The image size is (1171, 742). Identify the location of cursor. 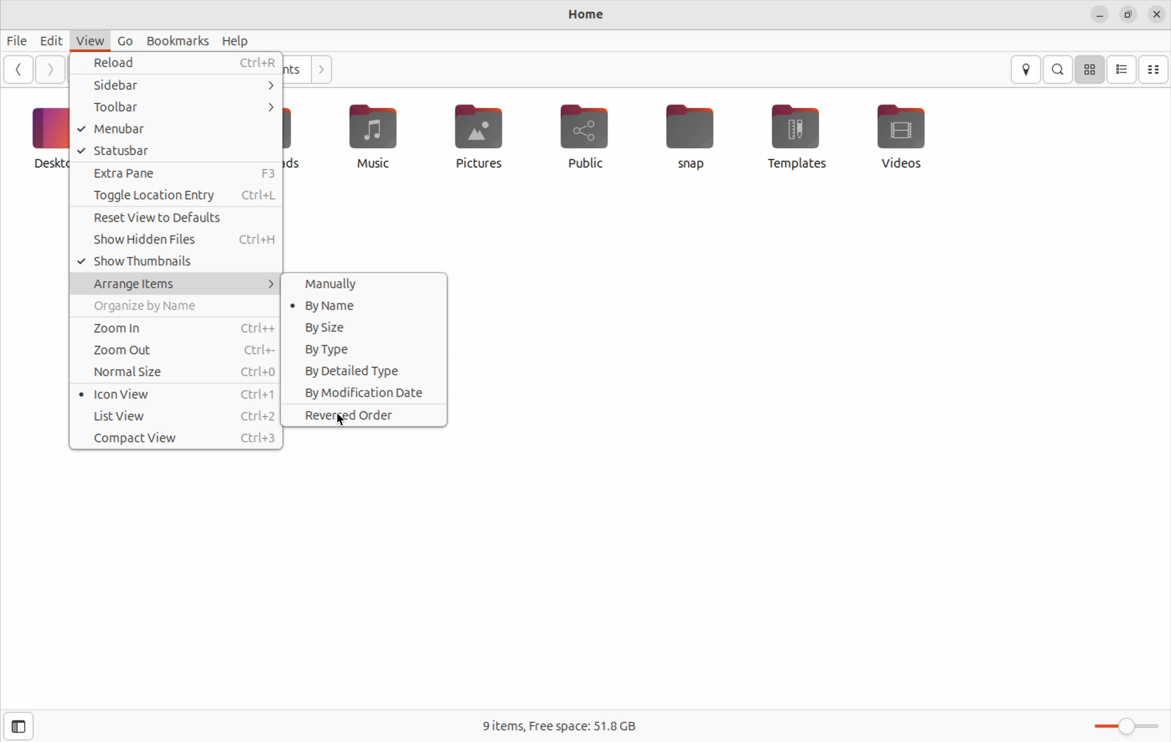
(340, 422).